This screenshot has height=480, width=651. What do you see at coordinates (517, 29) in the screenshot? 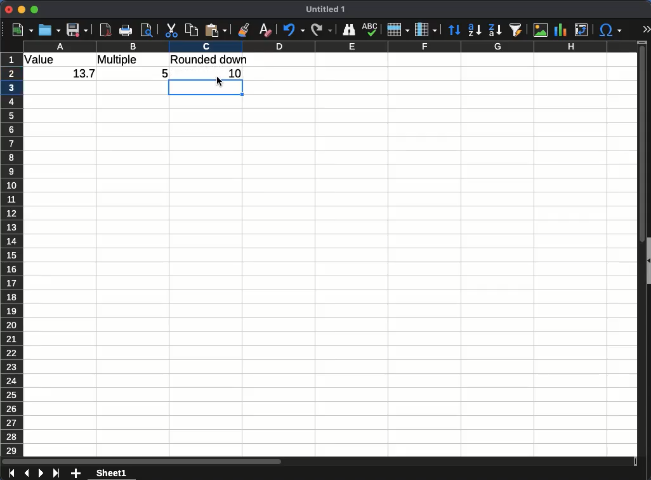
I see `filter` at bounding box center [517, 29].